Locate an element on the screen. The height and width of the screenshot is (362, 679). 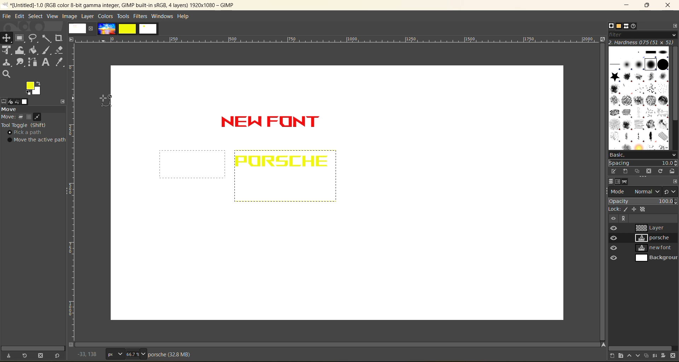
66.7% is located at coordinates (136, 354).